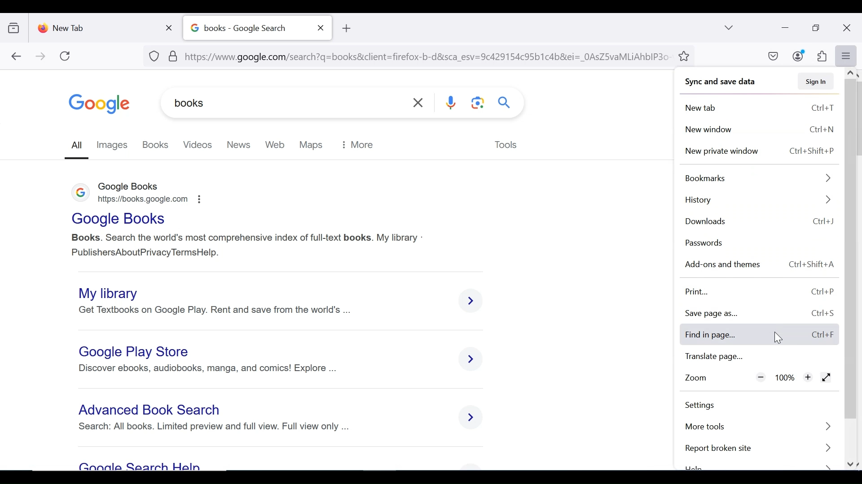  Describe the element at coordinates (706, 406) in the screenshot. I see `settings` at that location.